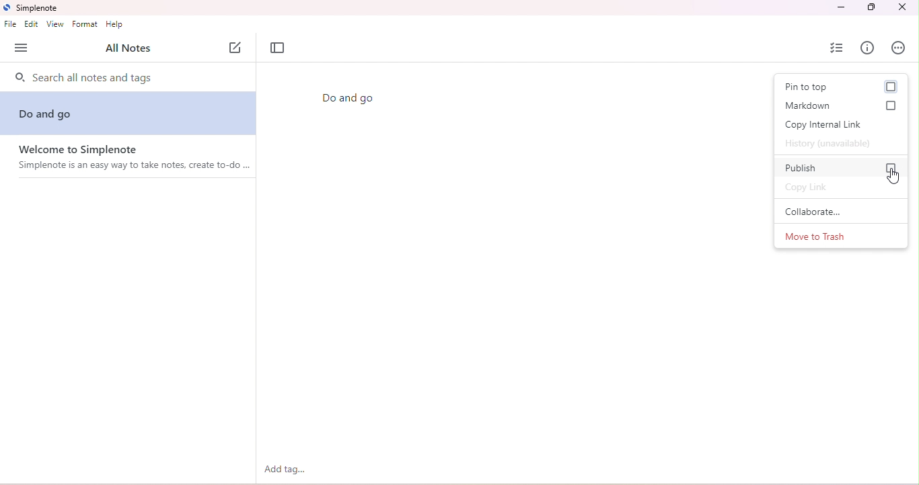 The width and height of the screenshot is (919, 485). What do you see at coordinates (10, 26) in the screenshot?
I see `file` at bounding box center [10, 26].